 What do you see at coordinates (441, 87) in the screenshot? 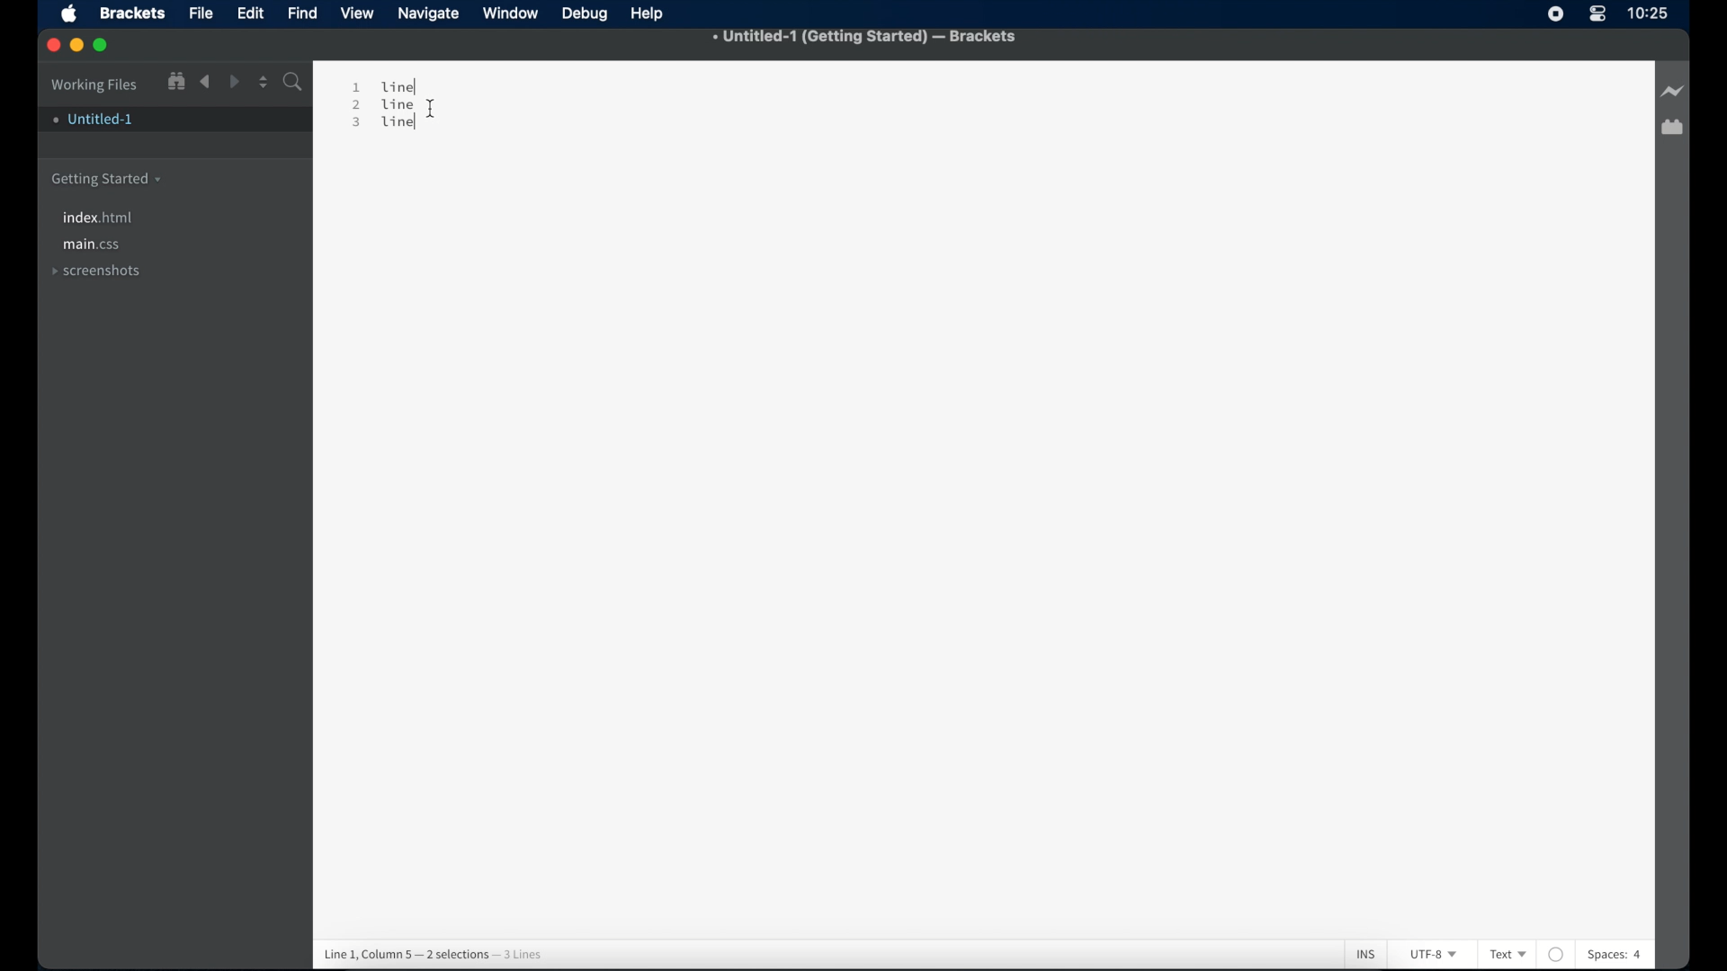
I see `I beam cursor` at bounding box center [441, 87].